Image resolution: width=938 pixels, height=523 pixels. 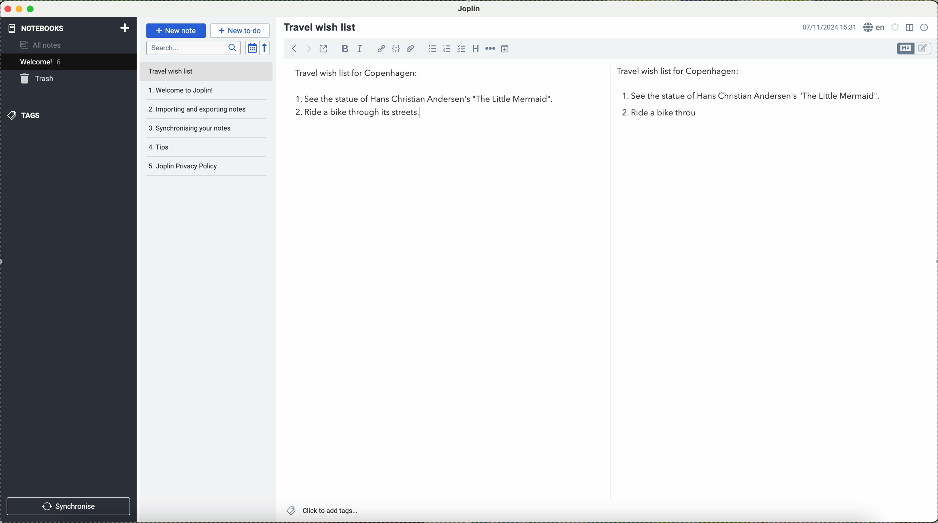 I want to click on tips, so click(x=192, y=150).